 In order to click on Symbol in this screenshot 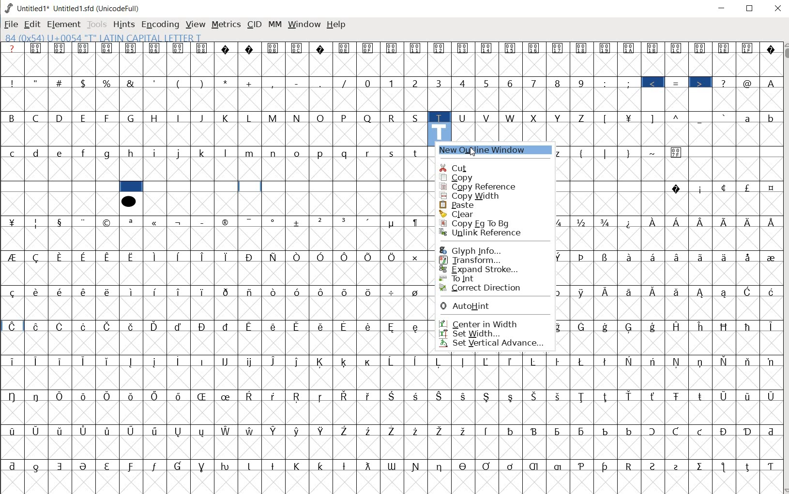, I will do `click(770, 291)`.